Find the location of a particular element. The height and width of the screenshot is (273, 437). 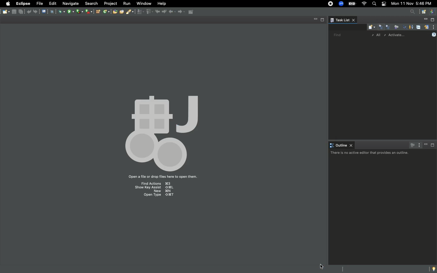

Next is located at coordinates (180, 12).